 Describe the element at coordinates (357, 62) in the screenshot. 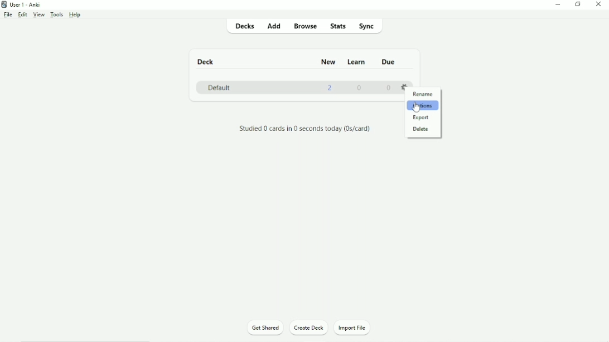

I see `Learn` at that location.